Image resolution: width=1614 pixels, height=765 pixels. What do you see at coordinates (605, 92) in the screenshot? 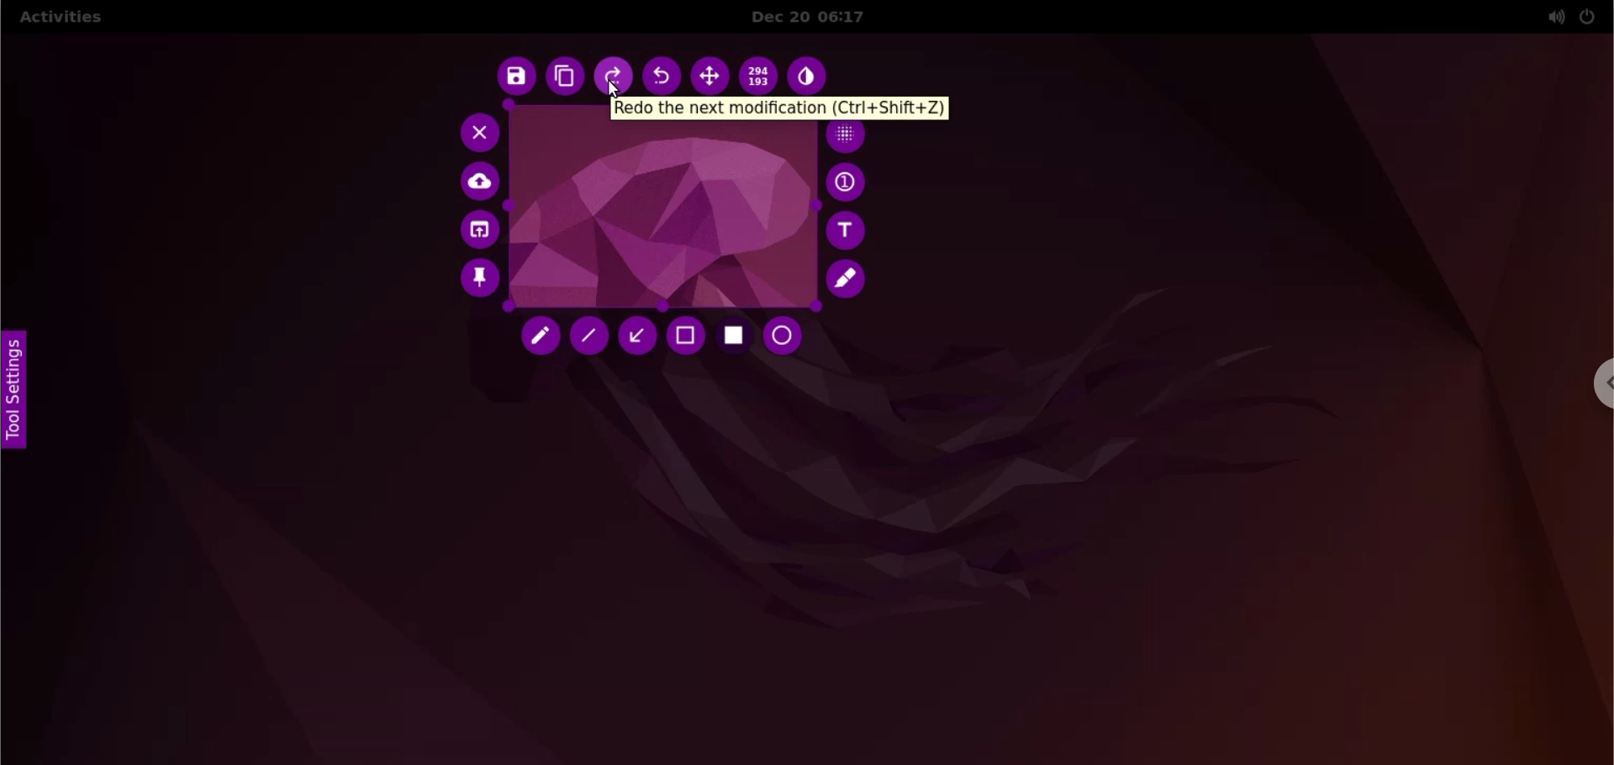
I see `cursor` at bounding box center [605, 92].